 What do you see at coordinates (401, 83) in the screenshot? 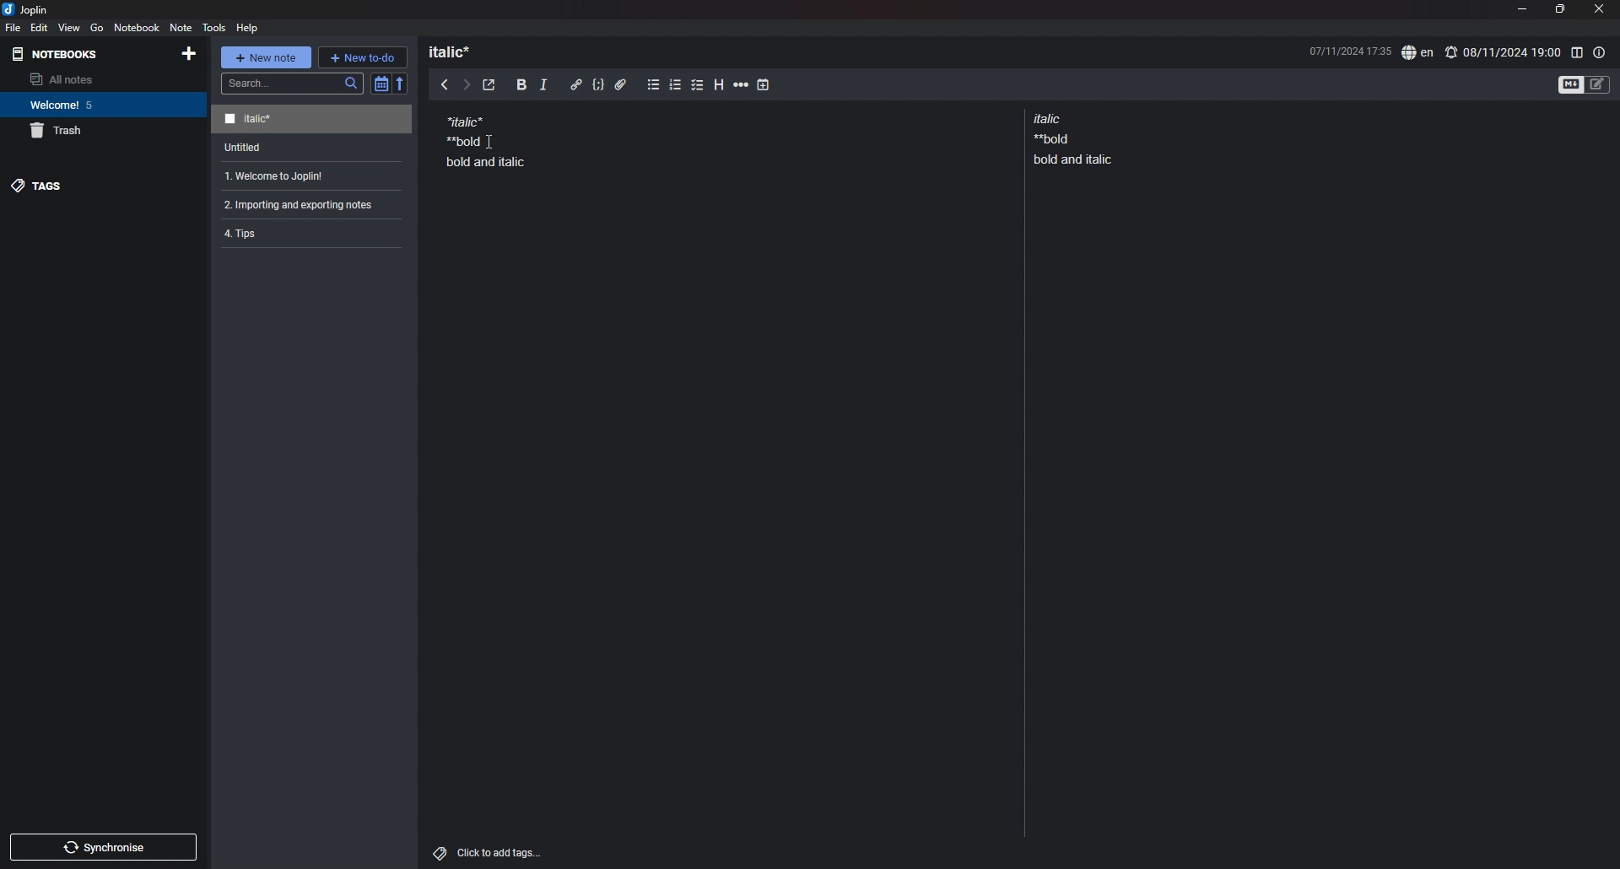
I see `reverse sort order` at bounding box center [401, 83].